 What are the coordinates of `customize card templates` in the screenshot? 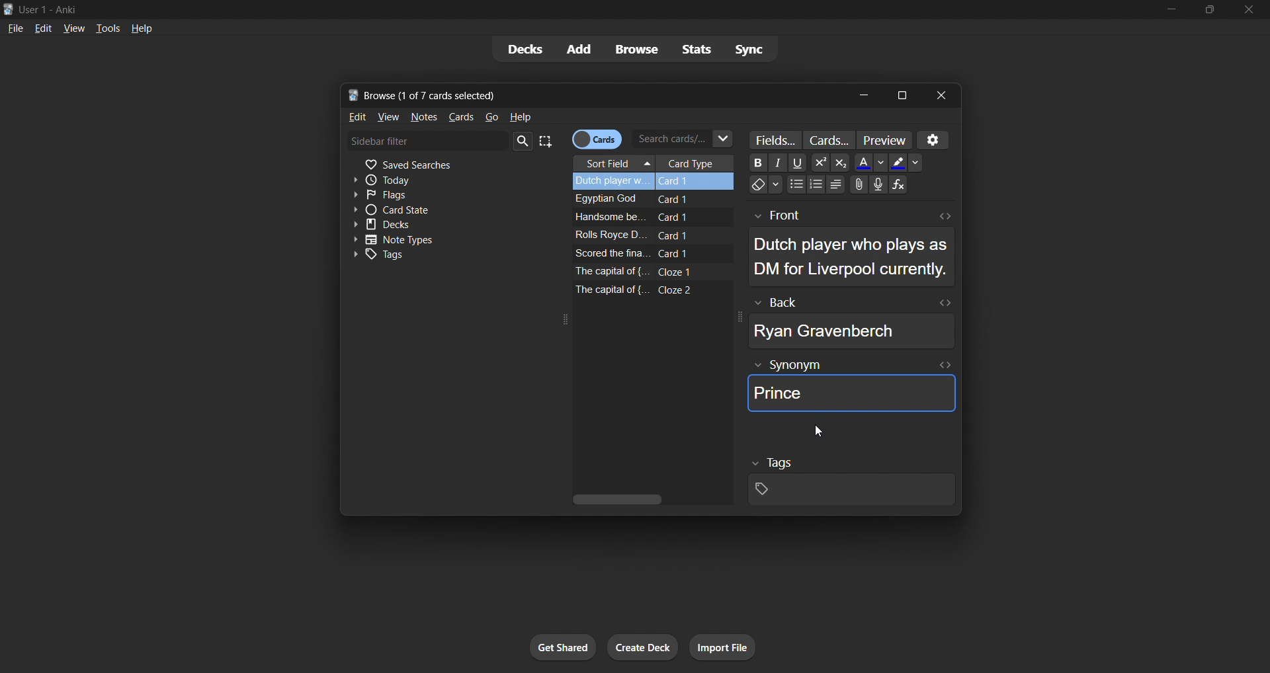 It's located at (831, 139).